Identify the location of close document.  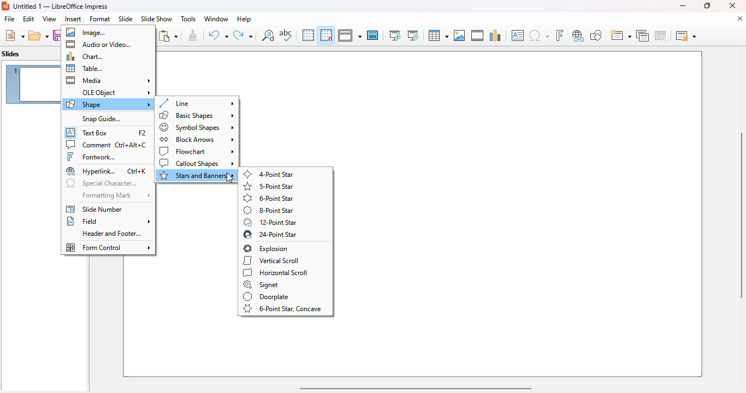
(739, 19).